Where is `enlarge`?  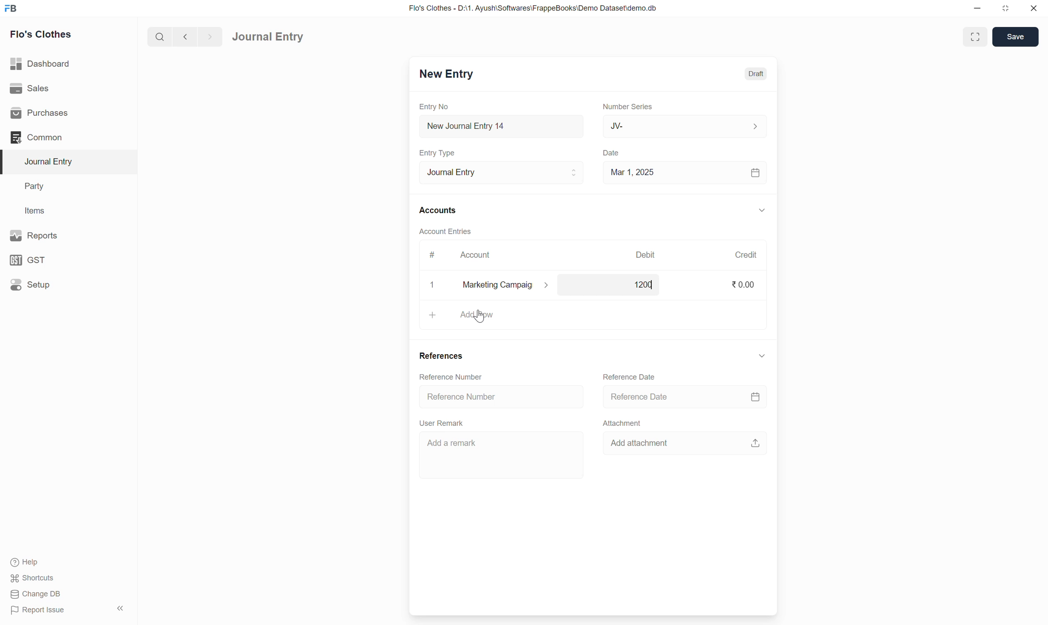
enlarge is located at coordinates (976, 36).